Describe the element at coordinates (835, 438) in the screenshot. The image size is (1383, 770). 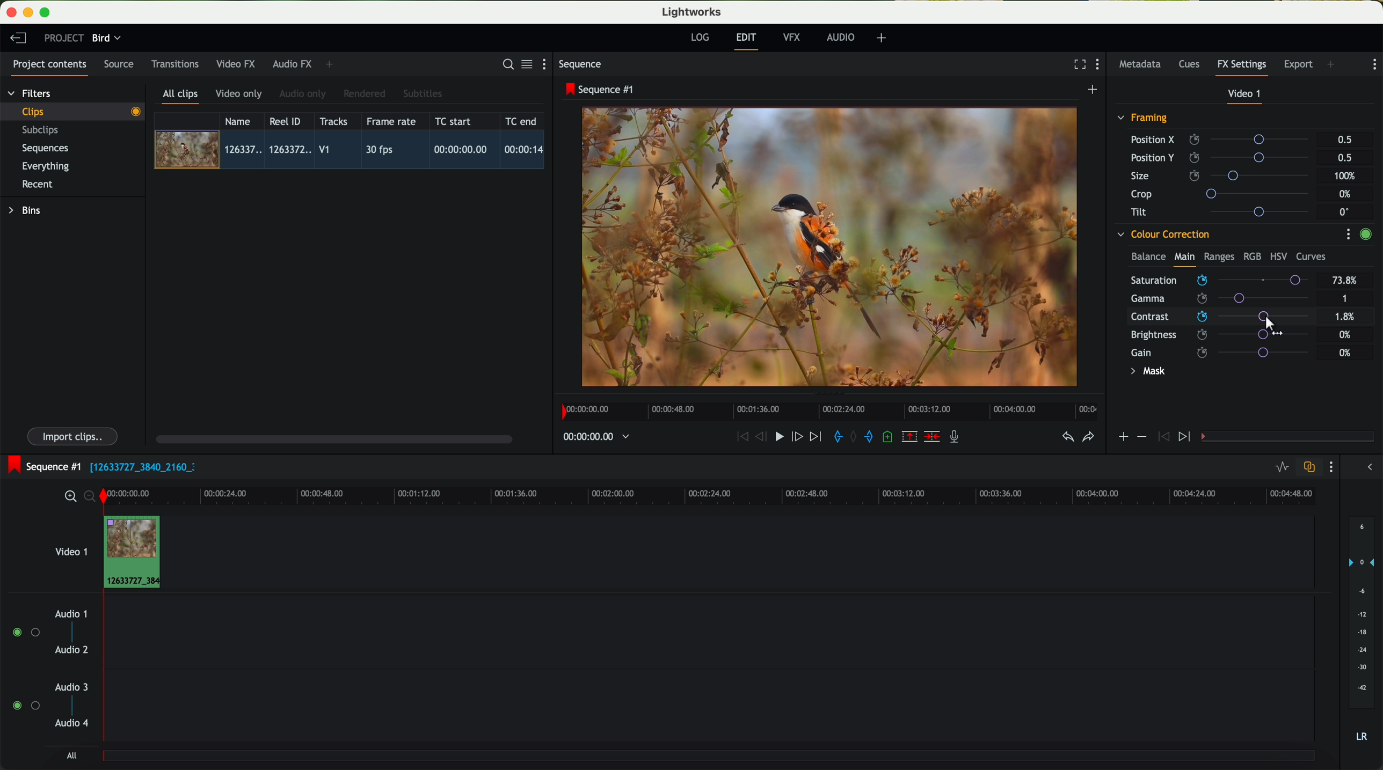
I see `add 'in' mark` at that location.